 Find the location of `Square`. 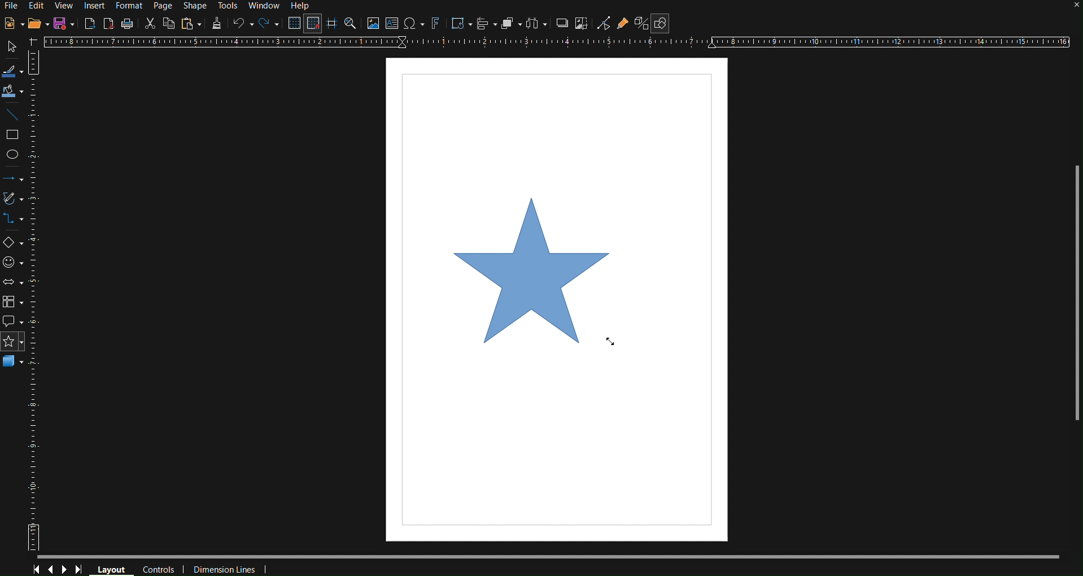

Square is located at coordinates (14, 134).